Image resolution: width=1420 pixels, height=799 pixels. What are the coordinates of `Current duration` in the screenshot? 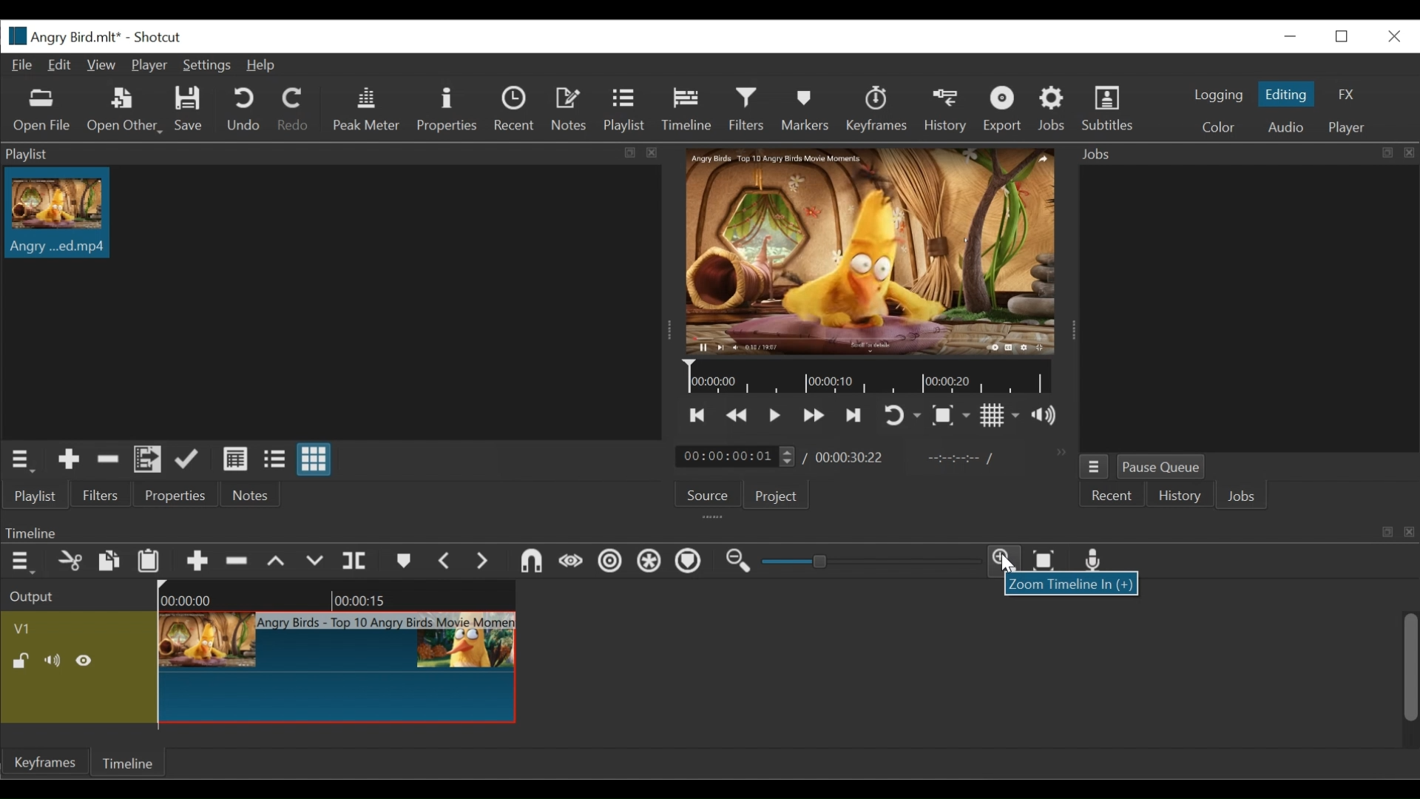 It's located at (736, 457).